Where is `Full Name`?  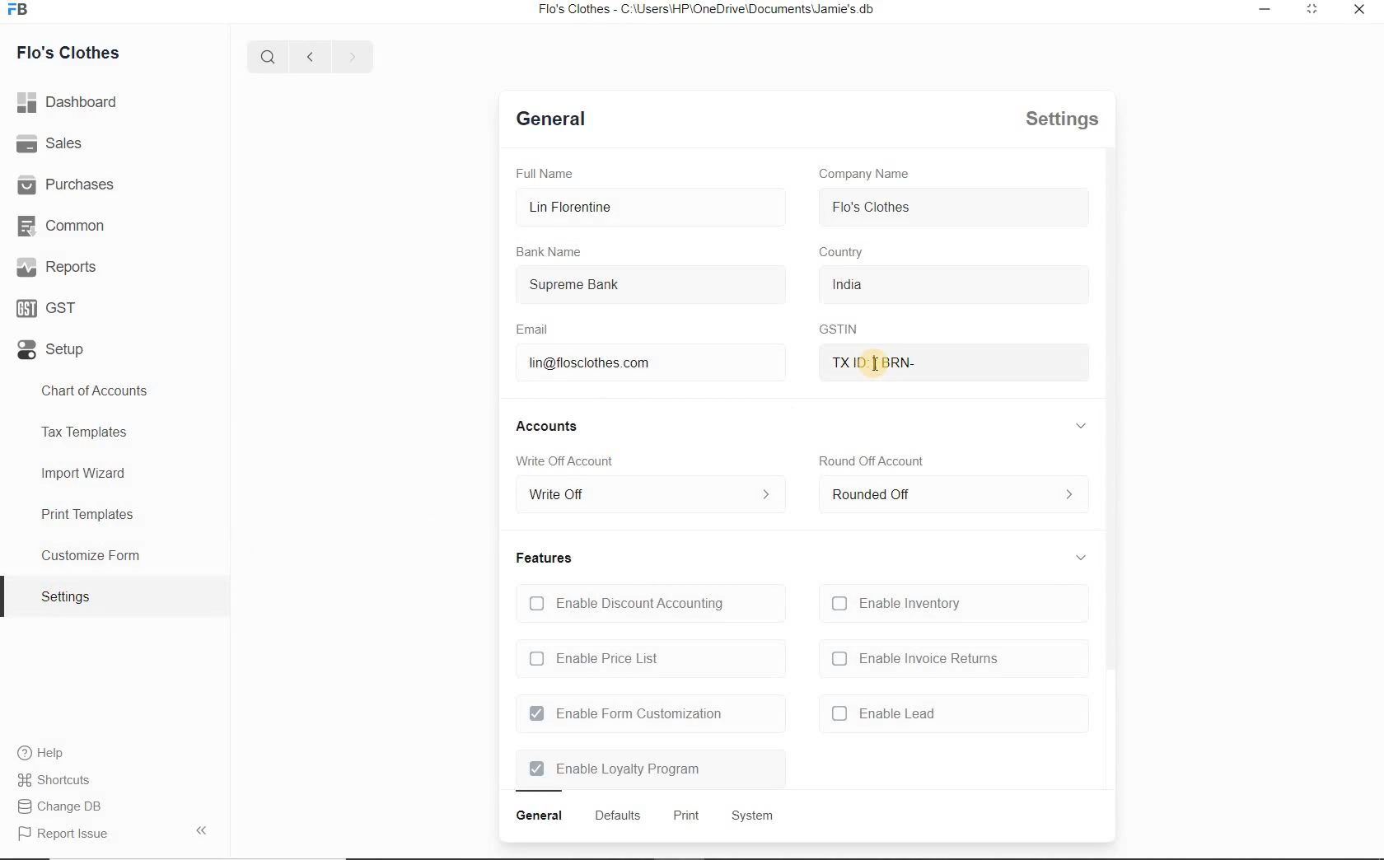
Full Name is located at coordinates (550, 173).